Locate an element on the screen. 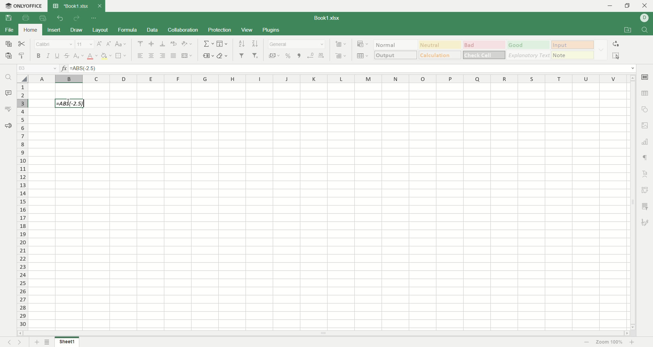  orientation is located at coordinates (188, 44).